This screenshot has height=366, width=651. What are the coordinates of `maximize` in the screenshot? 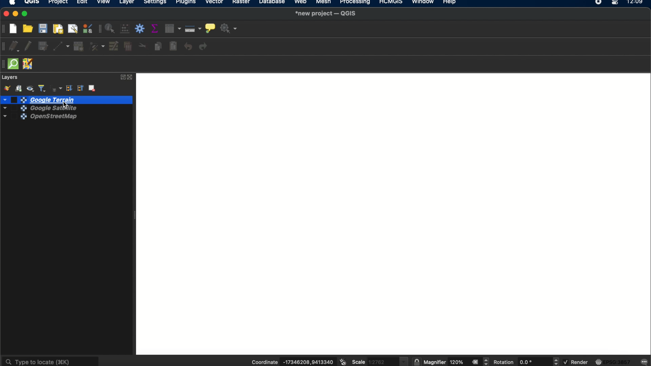 It's located at (26, 14).